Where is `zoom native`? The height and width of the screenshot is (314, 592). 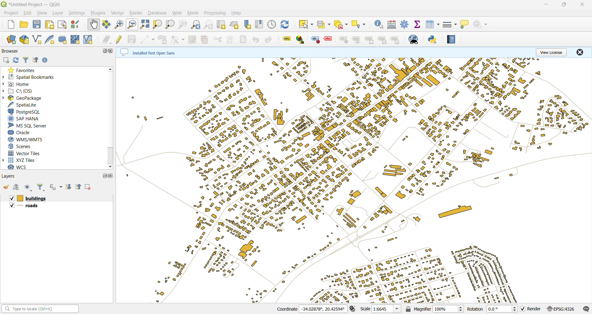 zoom native is located at coordinates (183, 24).